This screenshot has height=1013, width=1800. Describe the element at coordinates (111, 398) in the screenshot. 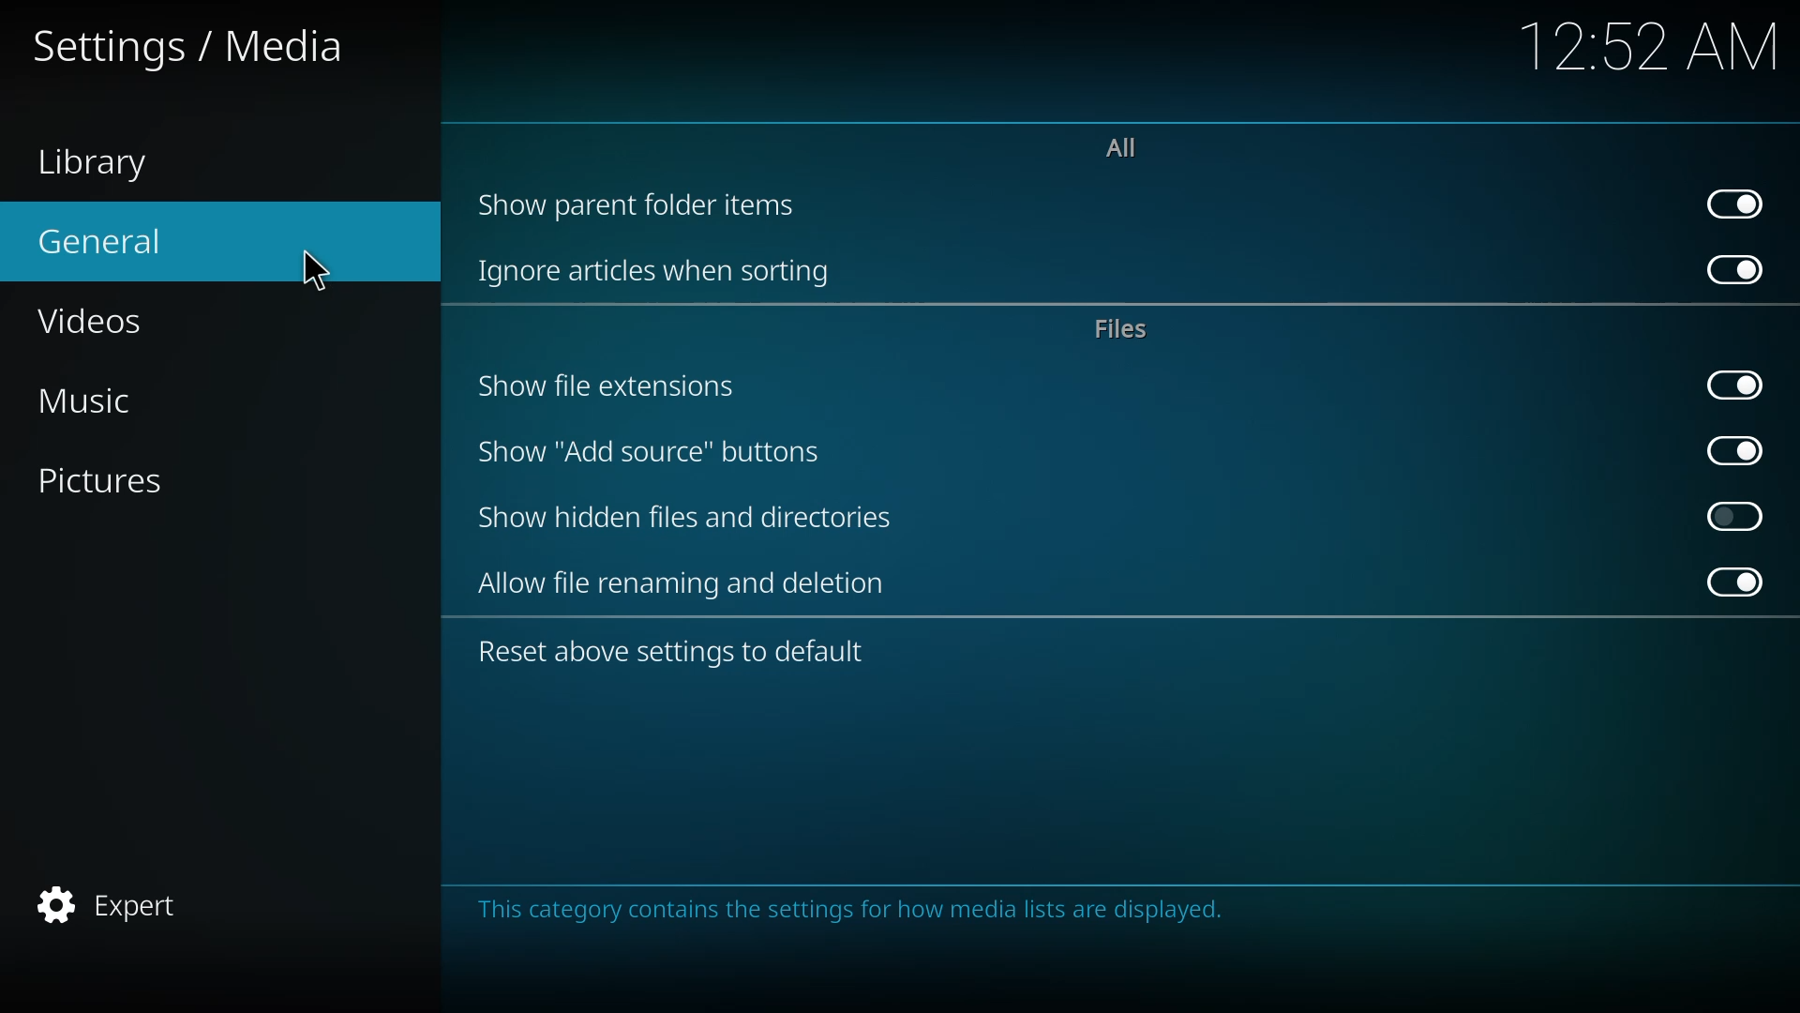

I see `music` at that location.